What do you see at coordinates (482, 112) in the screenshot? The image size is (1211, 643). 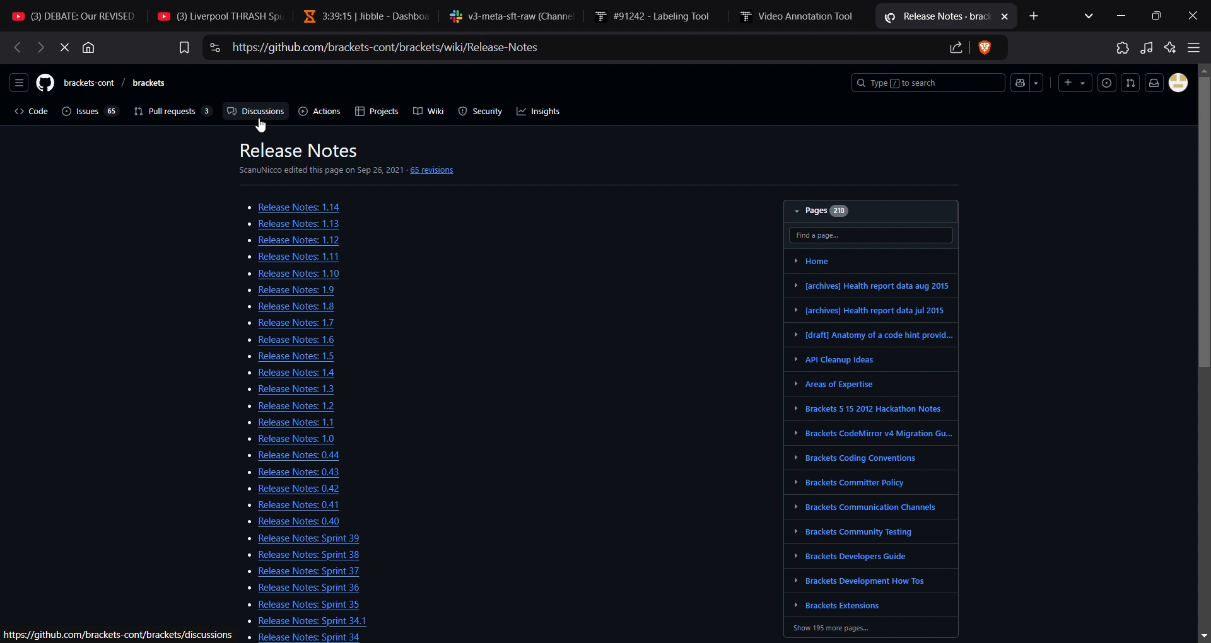 I see `security` at bounding box center [482, 112].